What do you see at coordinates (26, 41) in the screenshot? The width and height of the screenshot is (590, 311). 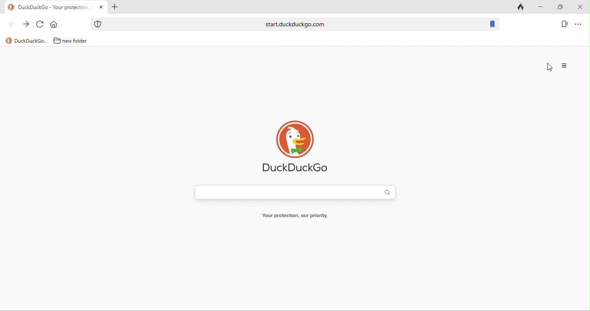 I see `duckduckgo` at bounding box center [26, 41].